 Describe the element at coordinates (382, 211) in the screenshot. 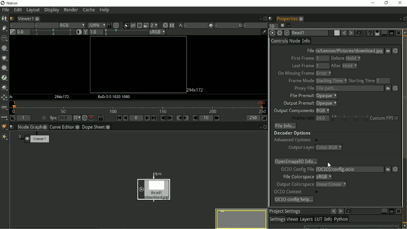

I see `minimize` at that location.